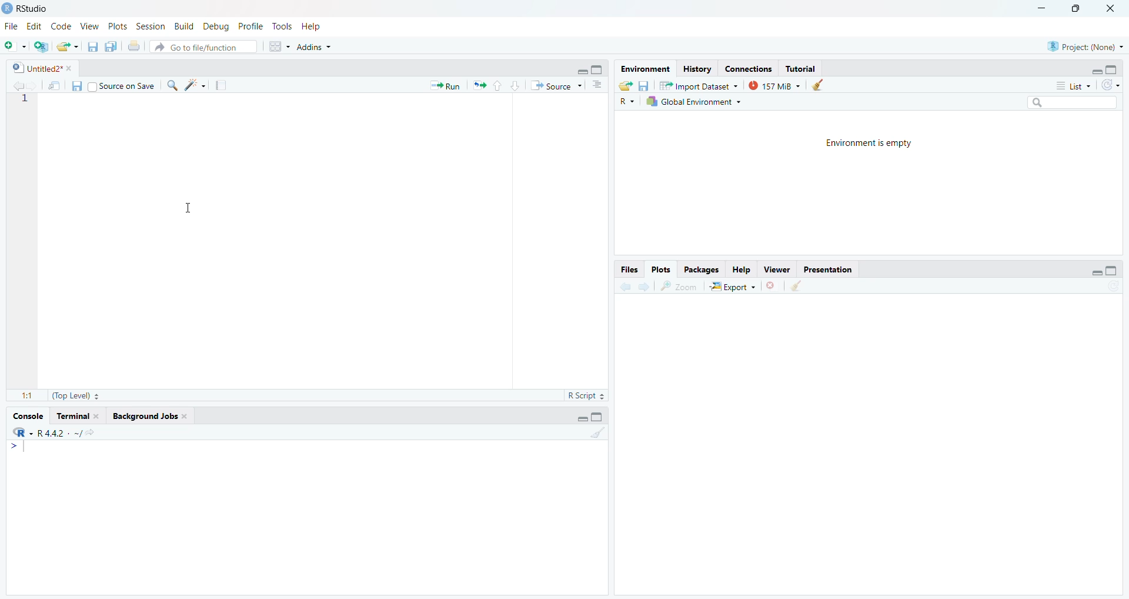  Describe the element at coordinates (829, 269) in the screenshot. I see `Presentation` at that location.